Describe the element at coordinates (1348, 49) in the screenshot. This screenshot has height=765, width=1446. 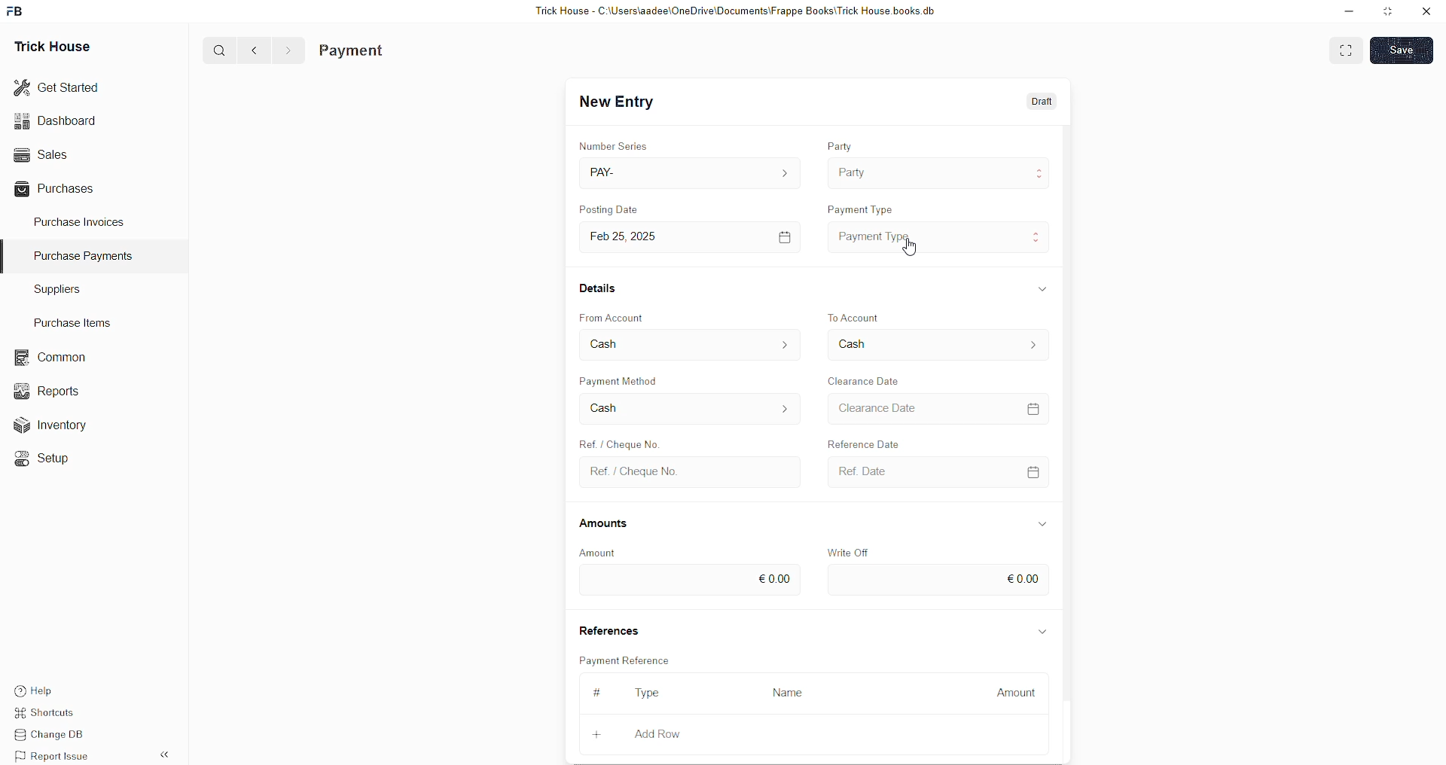
I see `EXPAND` at that location.